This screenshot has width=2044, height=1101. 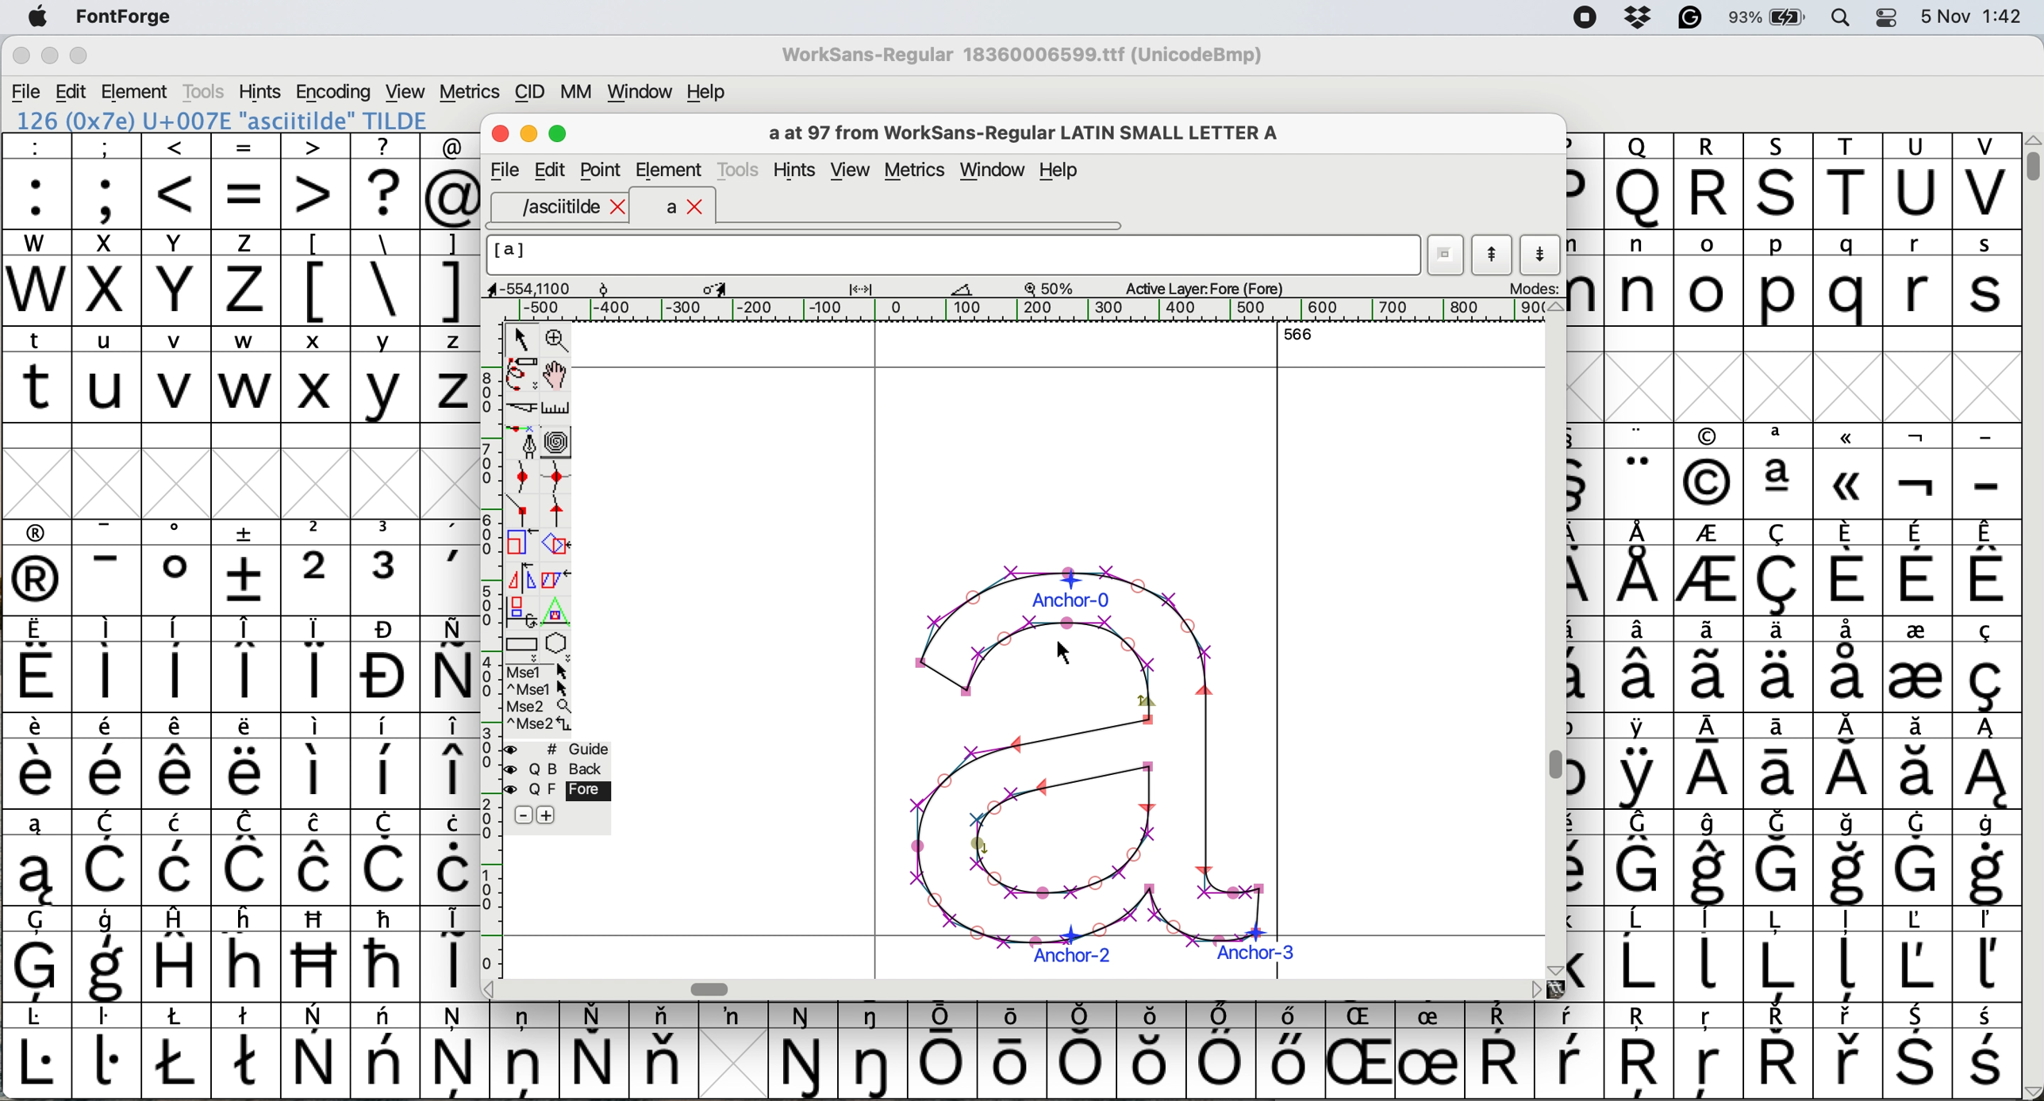 What do you see at coordinates (996, 171) in the screenshot?
I see `window` at bounding box center [996, 171].